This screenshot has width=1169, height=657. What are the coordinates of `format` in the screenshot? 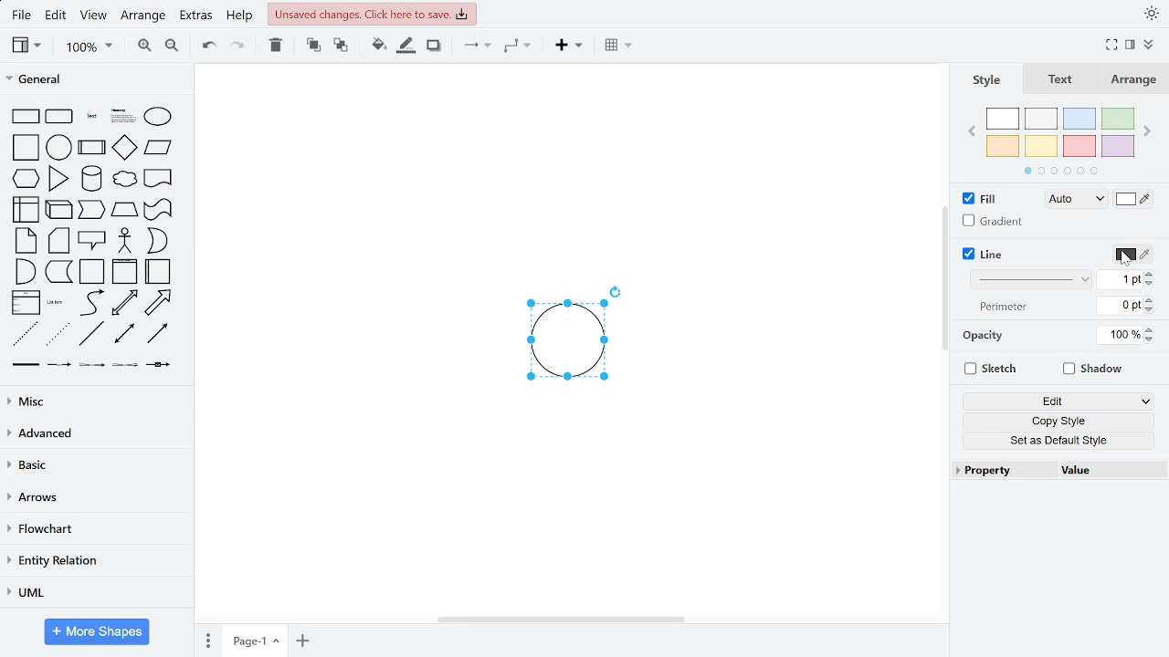 It's located at (1128, 44).